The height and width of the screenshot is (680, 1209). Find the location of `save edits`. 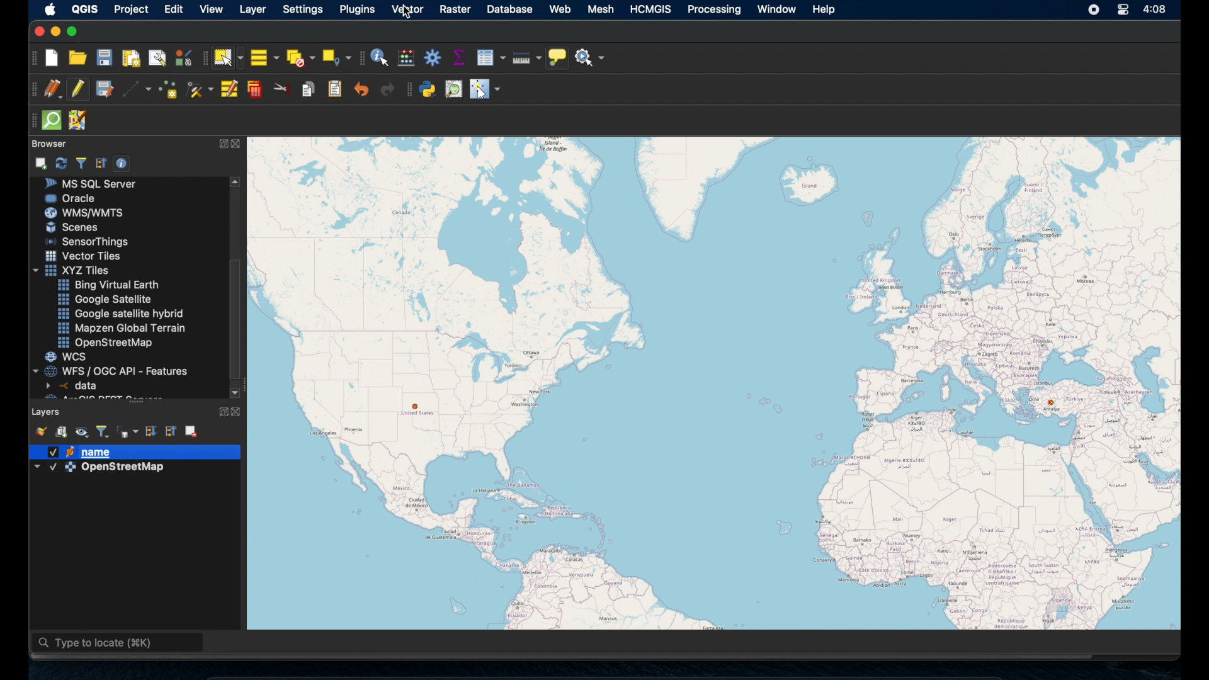

save edits is located at coordinates (105, 89).